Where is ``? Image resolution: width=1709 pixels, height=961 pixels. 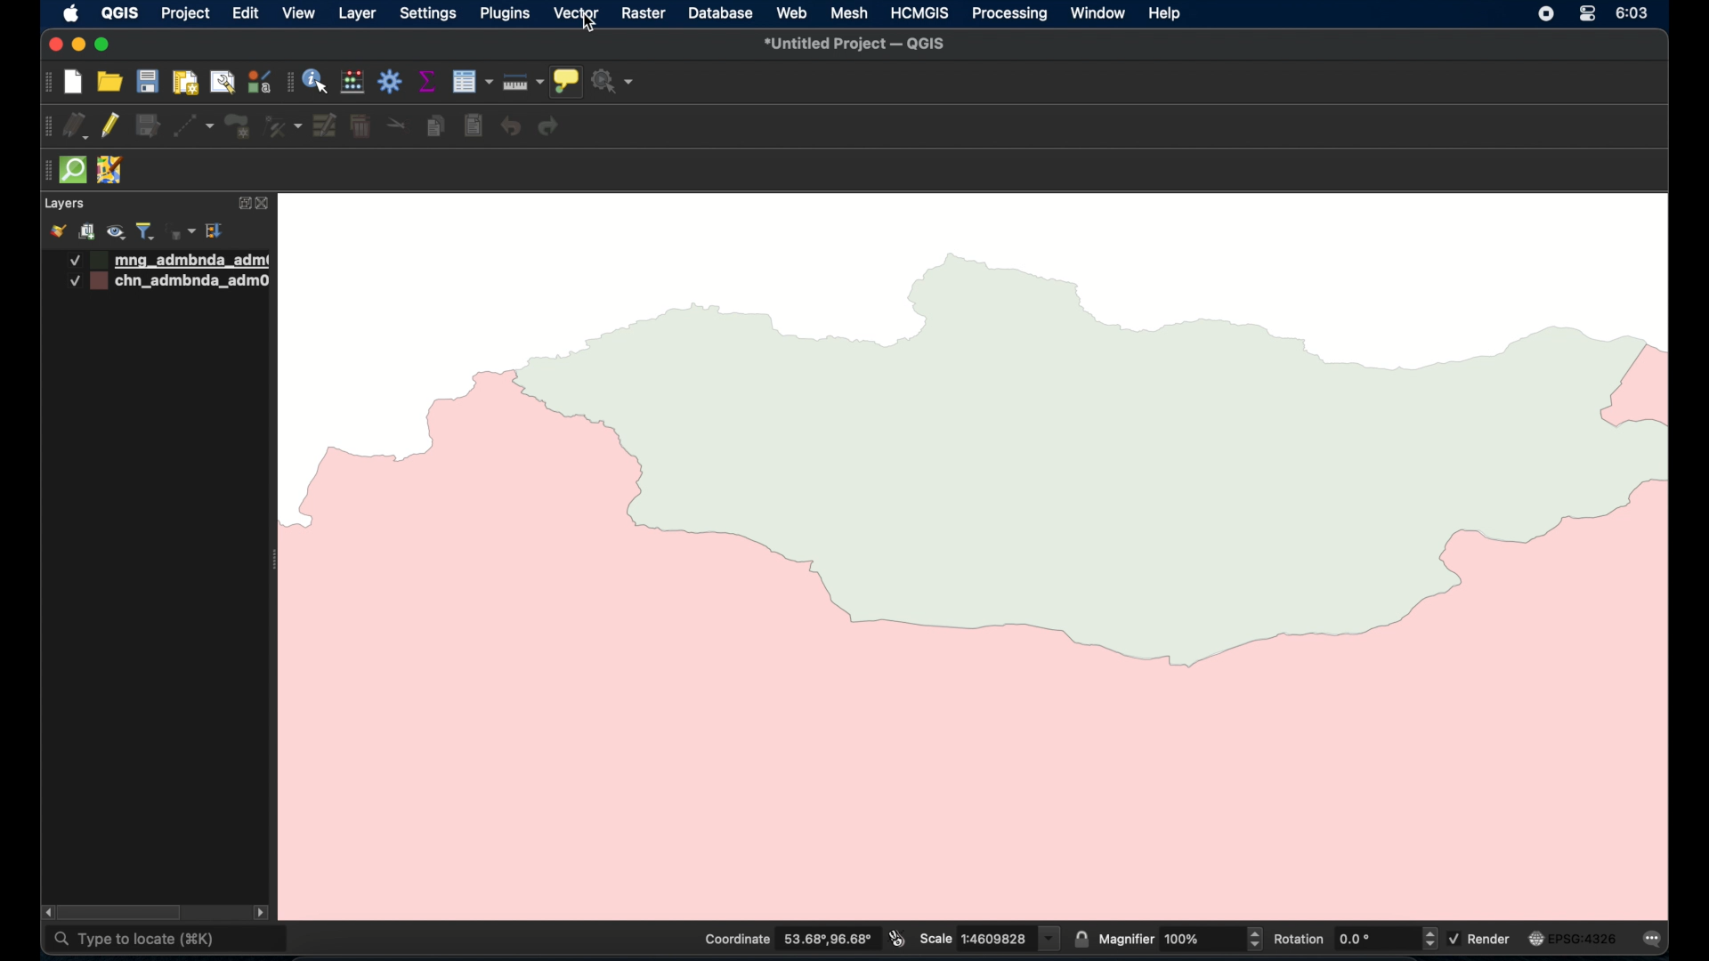
 is located at coordinates (315, 83).